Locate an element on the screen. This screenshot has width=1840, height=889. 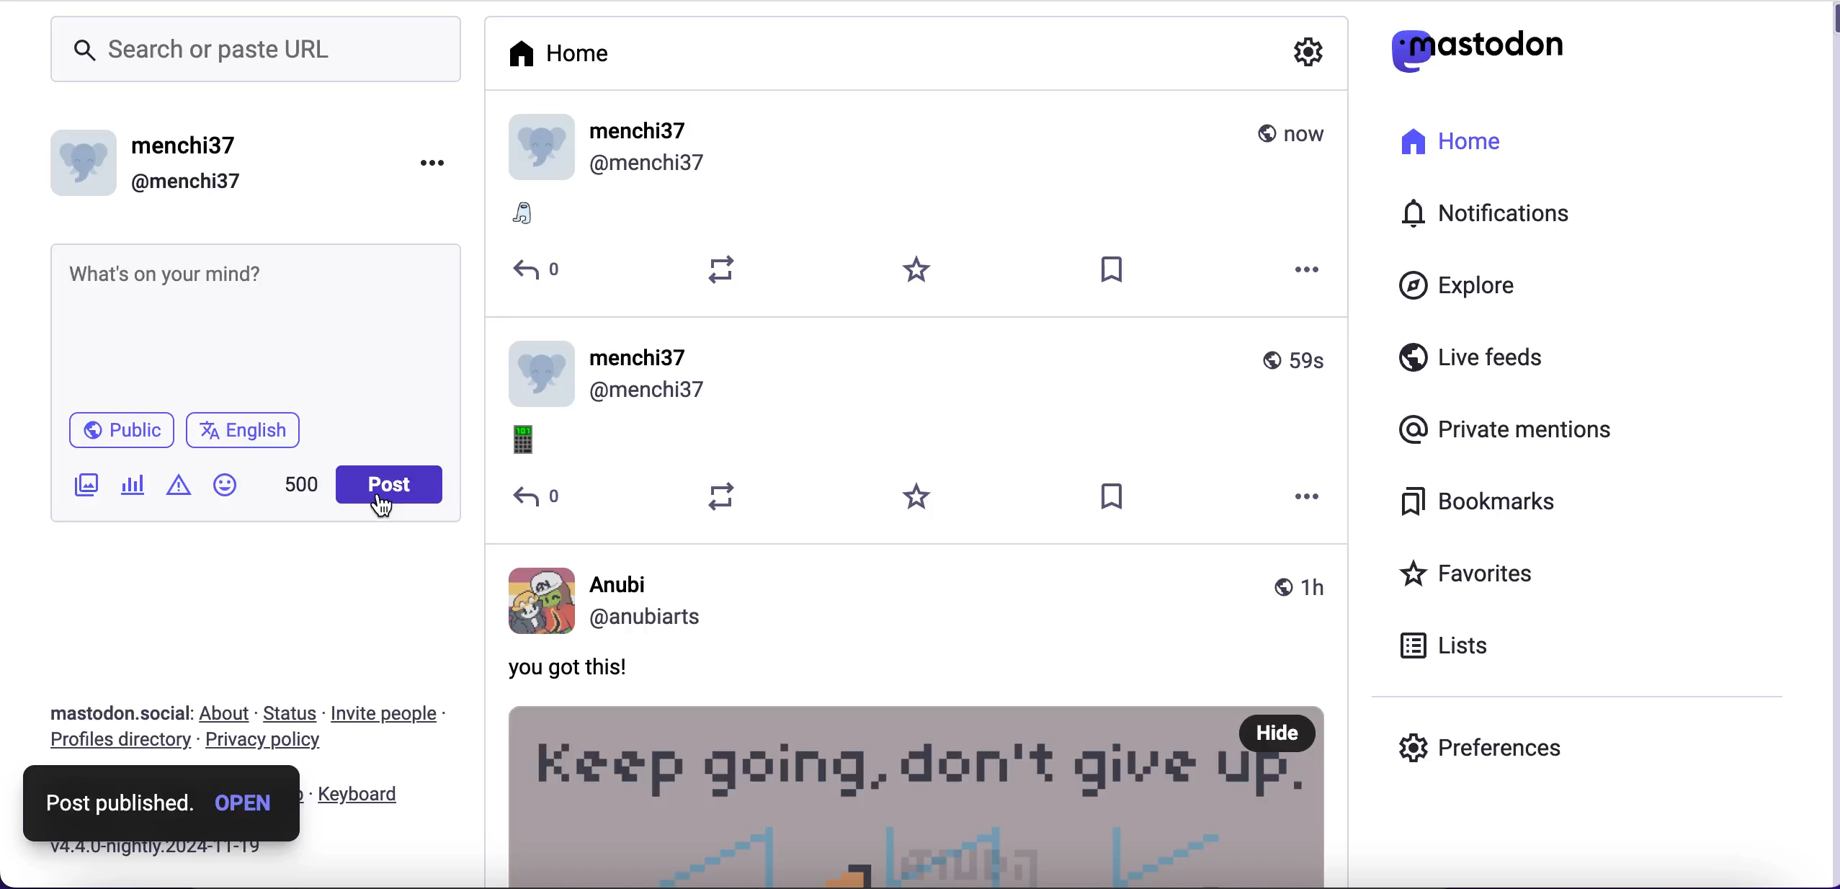
post is located at coordinates (388, 479).